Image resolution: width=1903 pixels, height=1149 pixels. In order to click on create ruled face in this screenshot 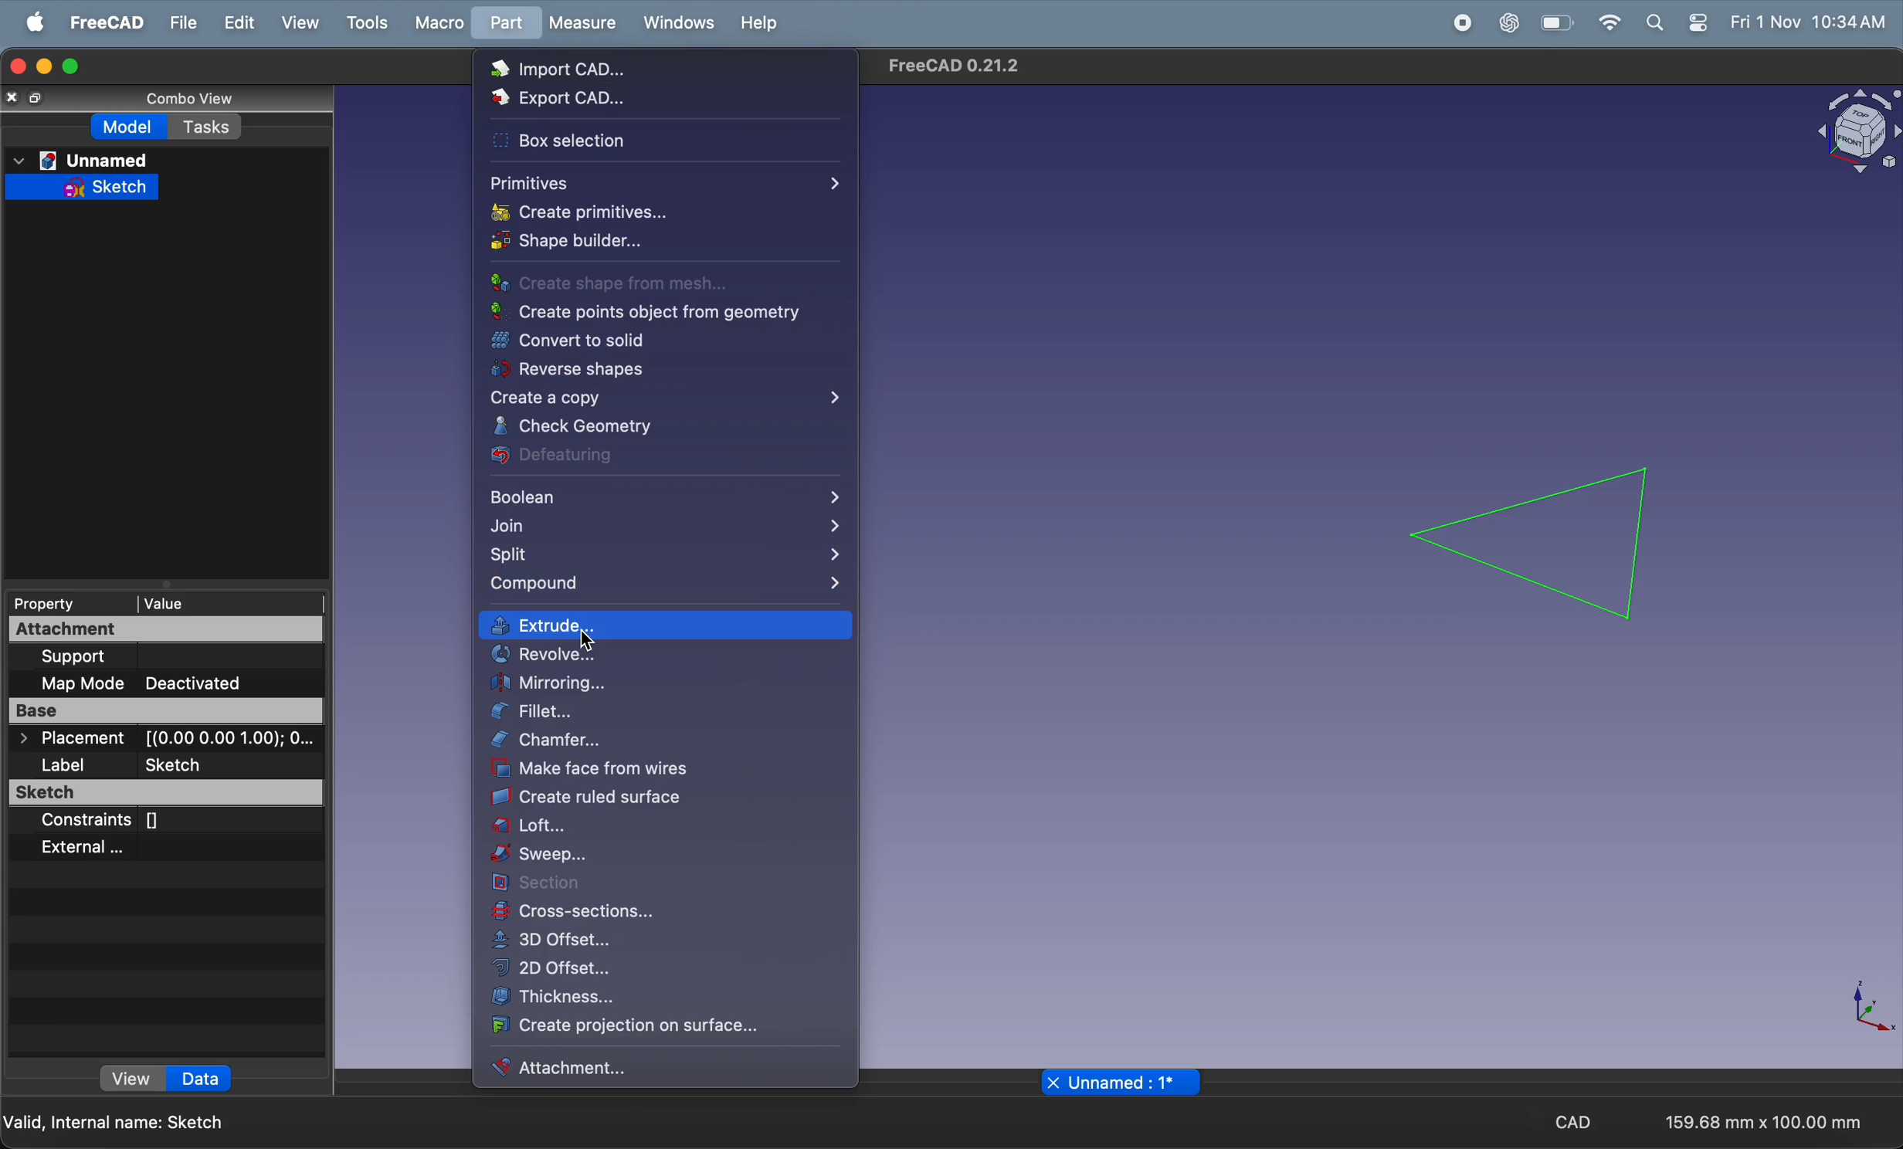, I will do `click(653, 798)`.